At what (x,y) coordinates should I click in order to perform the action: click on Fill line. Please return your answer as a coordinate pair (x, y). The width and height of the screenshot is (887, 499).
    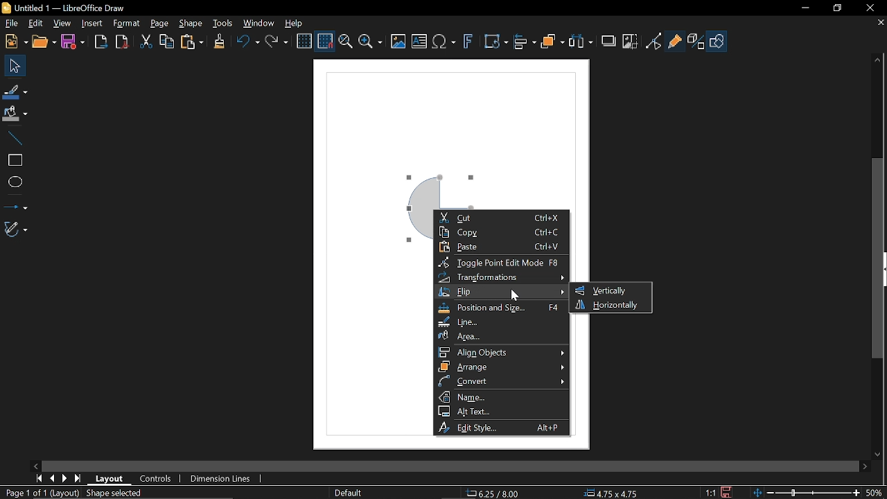
    Looking at the image, I should click on (16, 91).